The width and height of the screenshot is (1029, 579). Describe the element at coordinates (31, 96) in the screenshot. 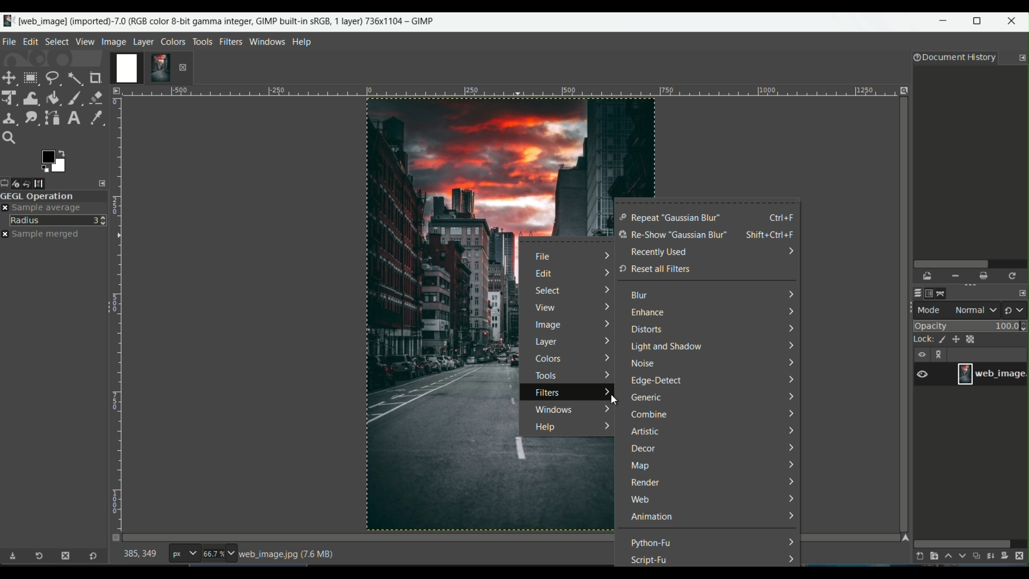

I see `transformation tool` at that location.